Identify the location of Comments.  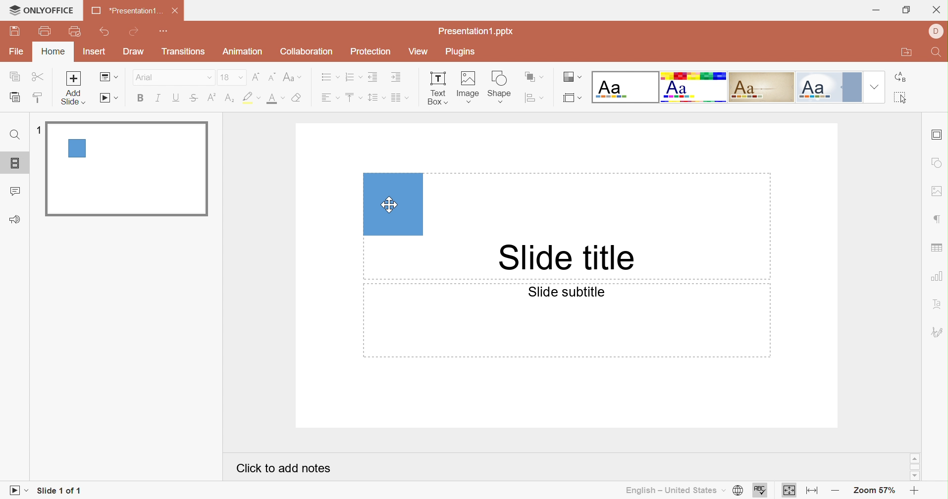
(14, 193).